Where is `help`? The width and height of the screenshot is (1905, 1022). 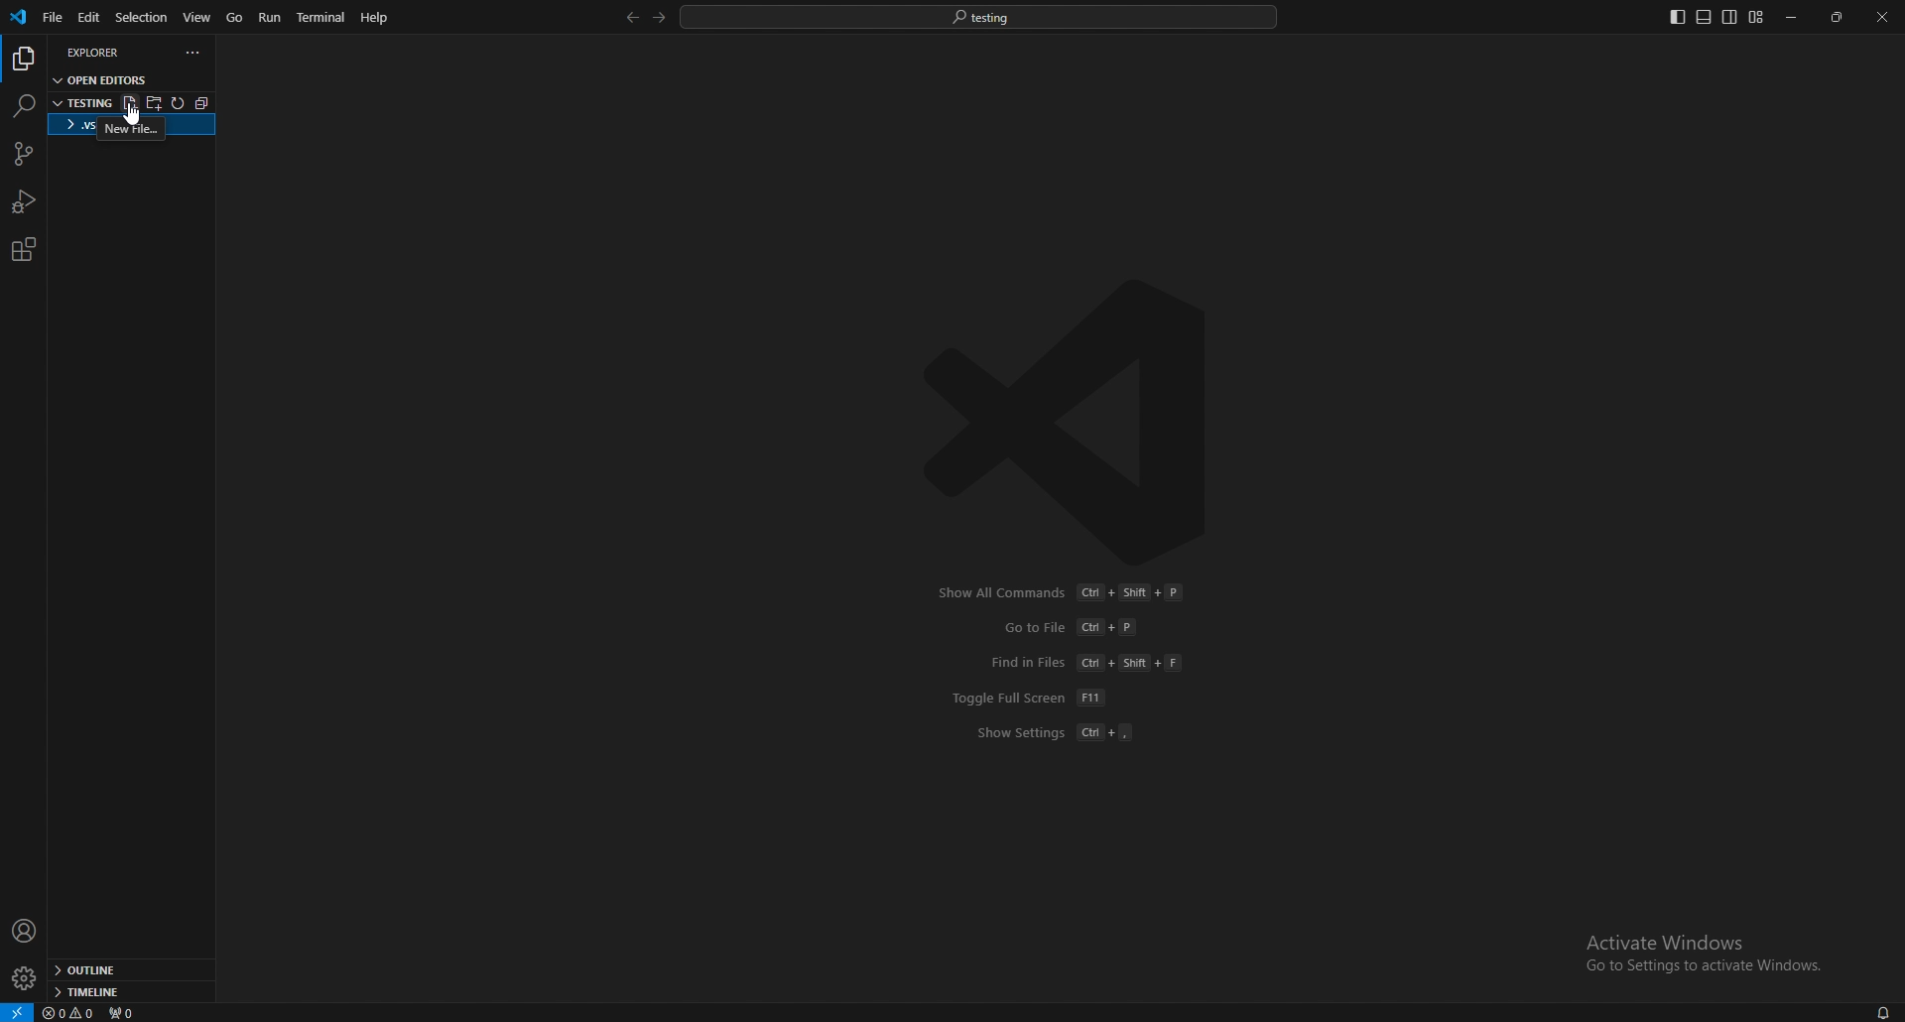 help is located at coordinates (375, 17).